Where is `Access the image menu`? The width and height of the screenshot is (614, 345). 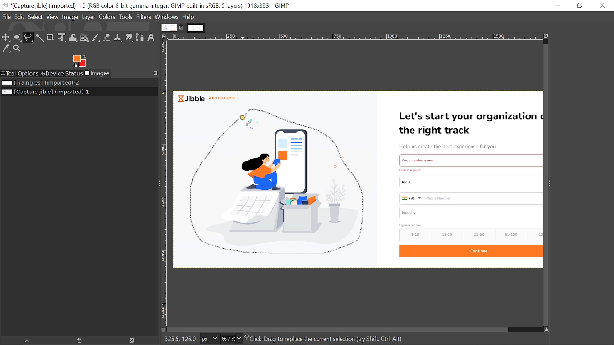 Access the image menu is located at coordinates (165, 37).